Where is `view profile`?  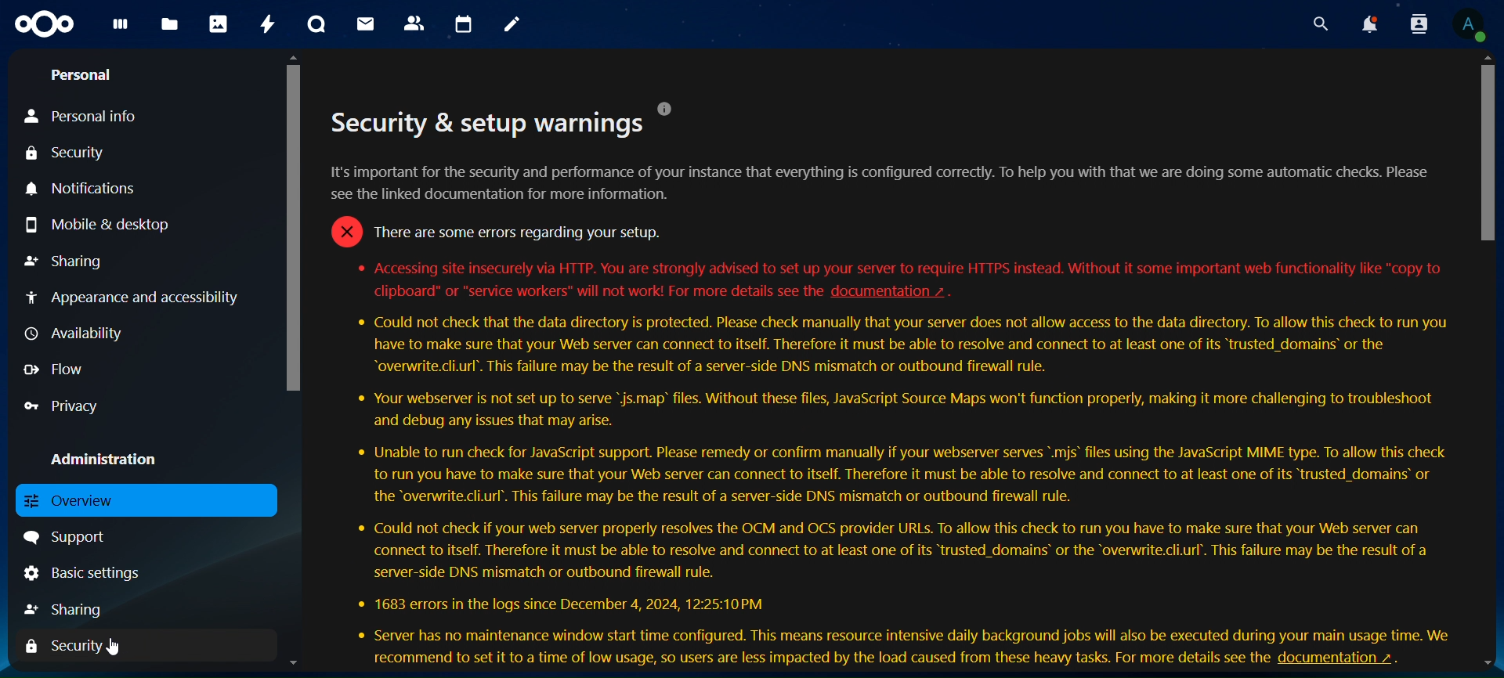 view profile is located at coordinates (1465, 23).